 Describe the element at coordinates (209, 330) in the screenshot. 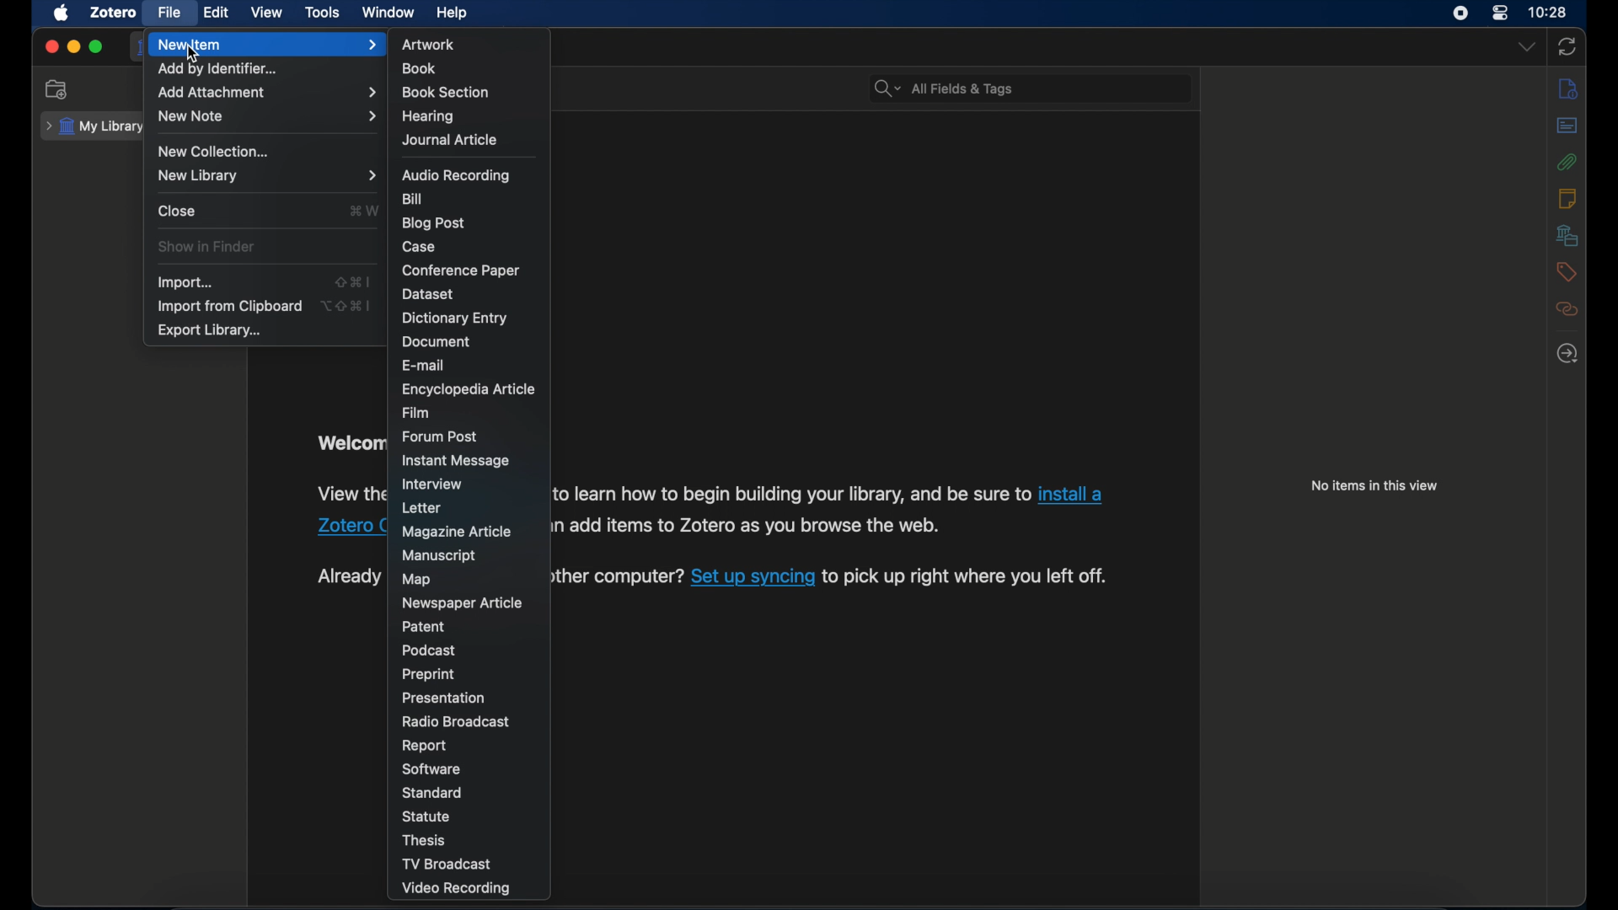

I see `export library` at that location.